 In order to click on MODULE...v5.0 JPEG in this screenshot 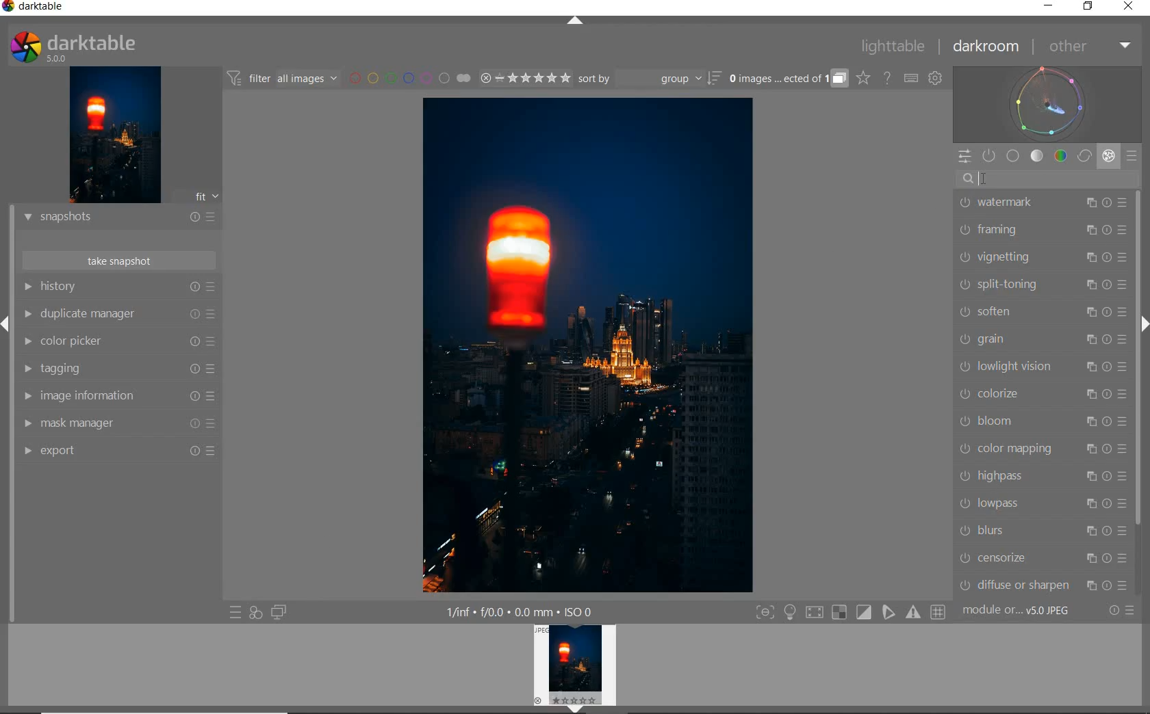, I will do `click(1030, 612)`.